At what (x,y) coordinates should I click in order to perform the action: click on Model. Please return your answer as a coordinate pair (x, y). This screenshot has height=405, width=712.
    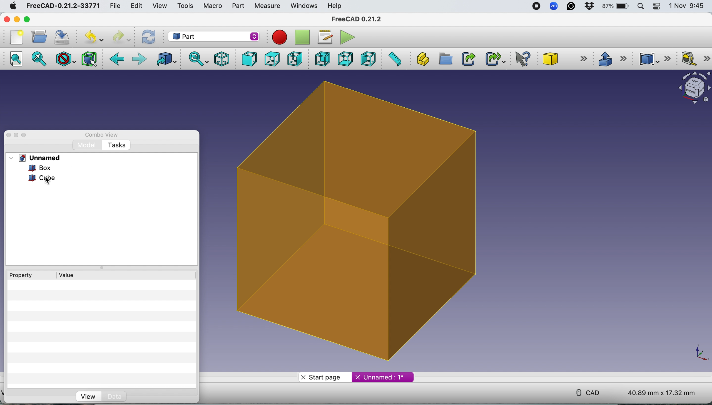
    Looking at the image, I should click on (87, 145).